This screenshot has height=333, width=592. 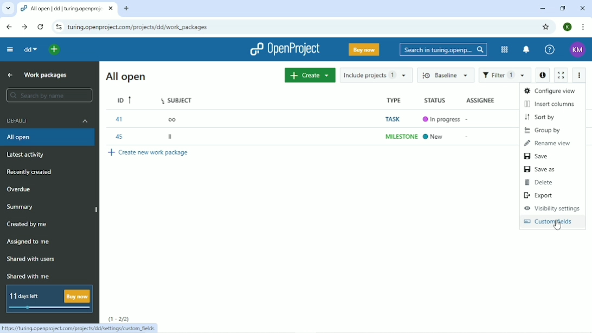 What do you see at coordinates (399, 137) in the screenshot?
I see `Milestone` at bounding box center [399, 137].